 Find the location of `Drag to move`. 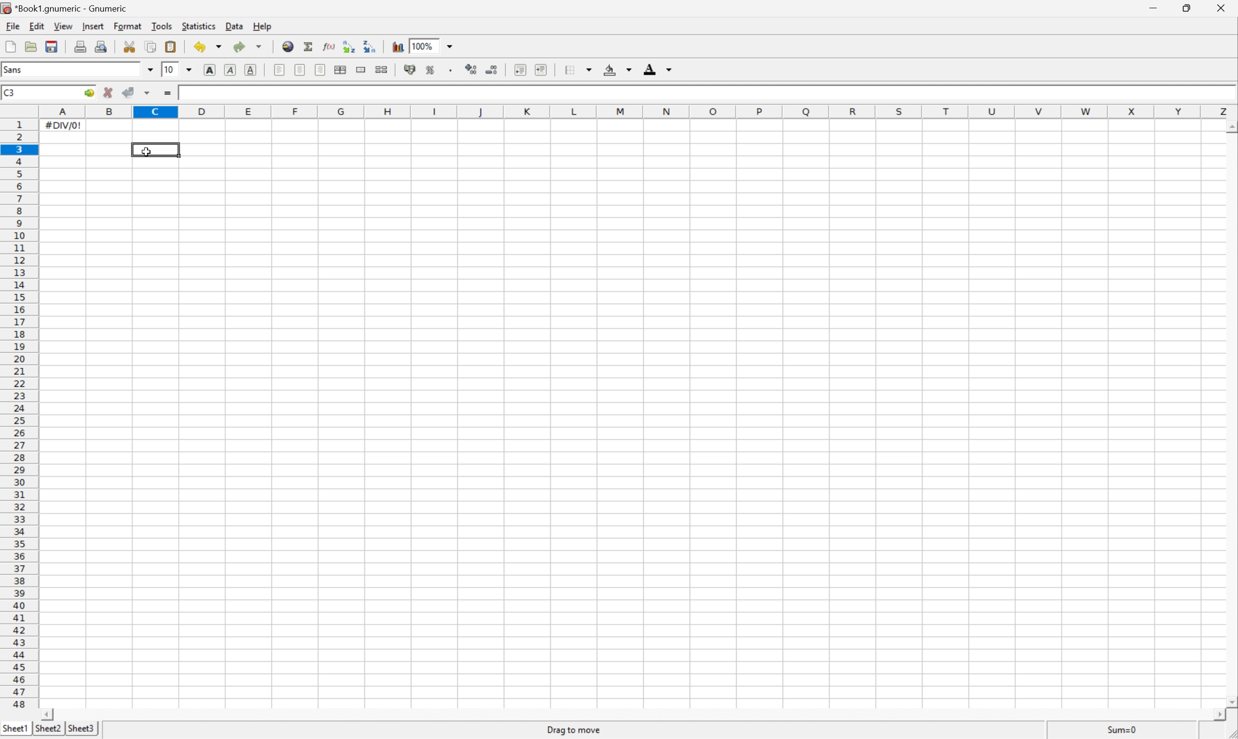

Drag to move is located at coordinates (578, 728).